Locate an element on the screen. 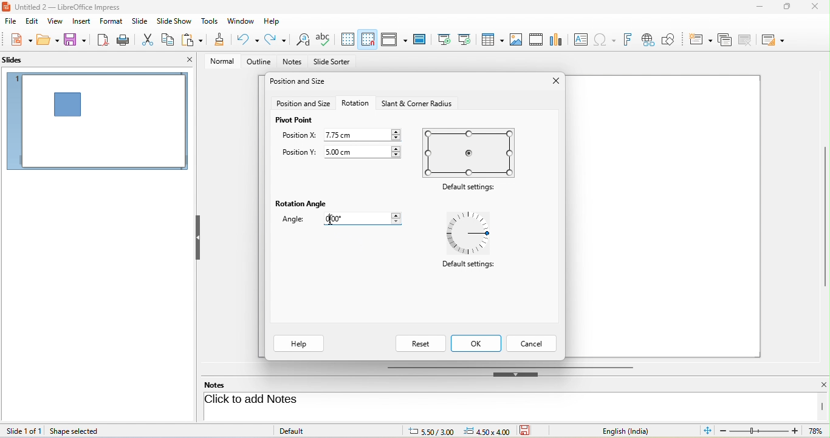 The width and height of the screenshot is (830, 438). text language is located at coordinates (635, 431).